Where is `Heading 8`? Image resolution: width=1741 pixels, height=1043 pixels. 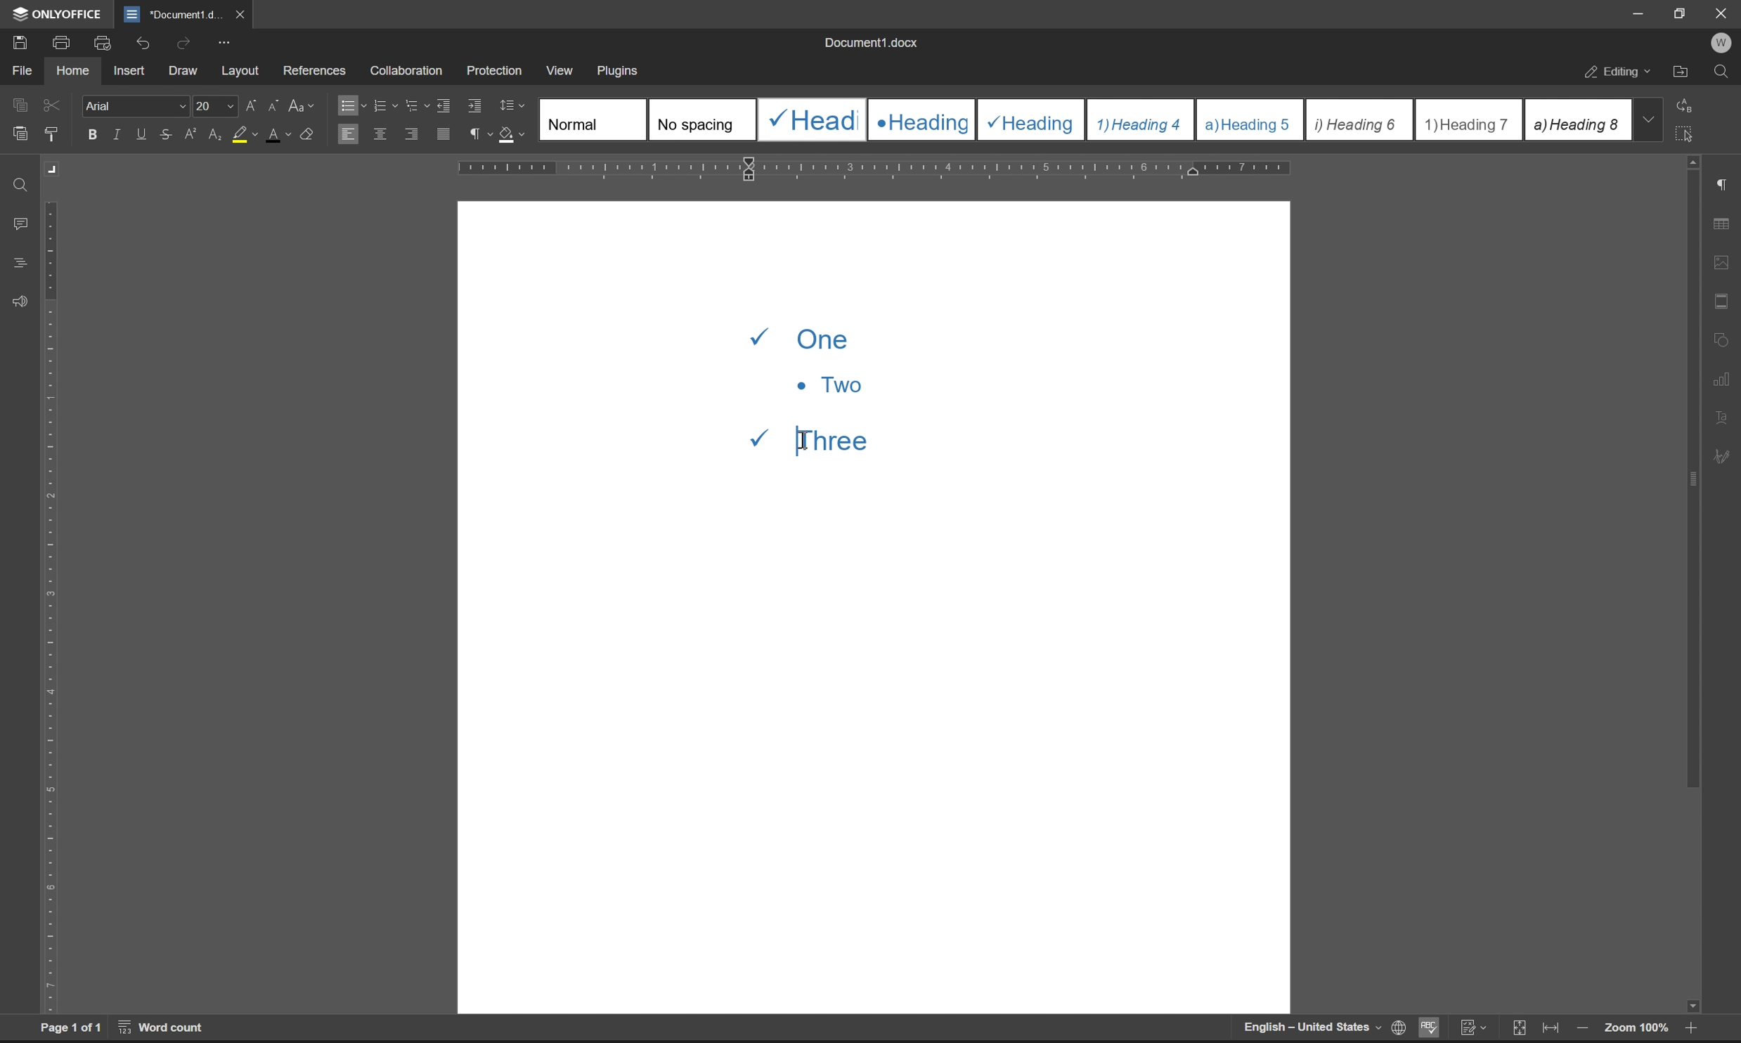 Heading 8 is located at coordinates (1577, 119).